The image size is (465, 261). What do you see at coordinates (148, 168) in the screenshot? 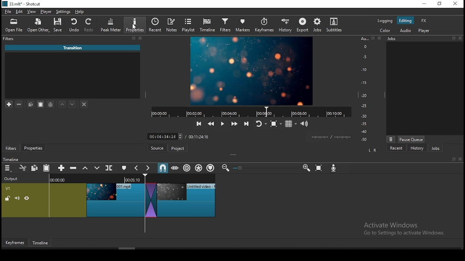
I see `next marker` at bounding box center [148, 168].